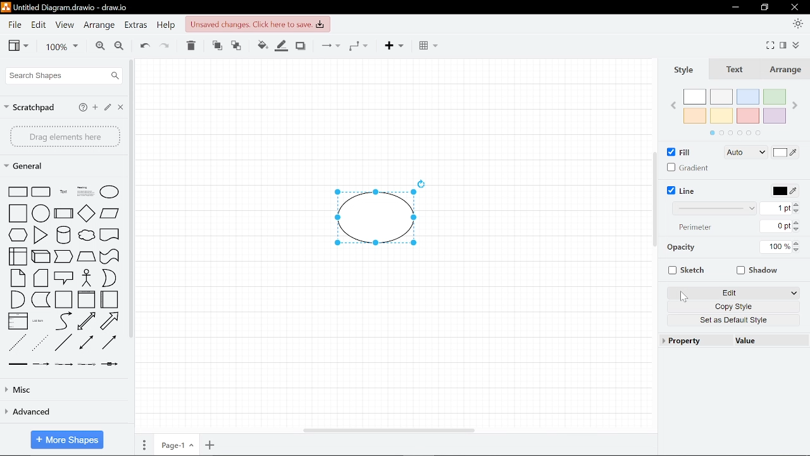  I want to click on cloud, so click(86, 234).